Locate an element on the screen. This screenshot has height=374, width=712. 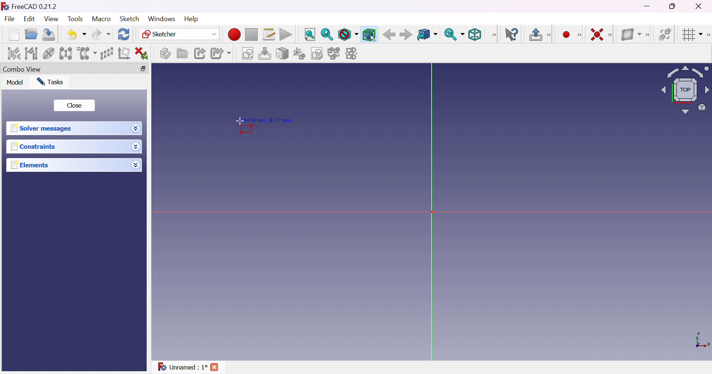
Drop down is located at coordinates (136, 165).